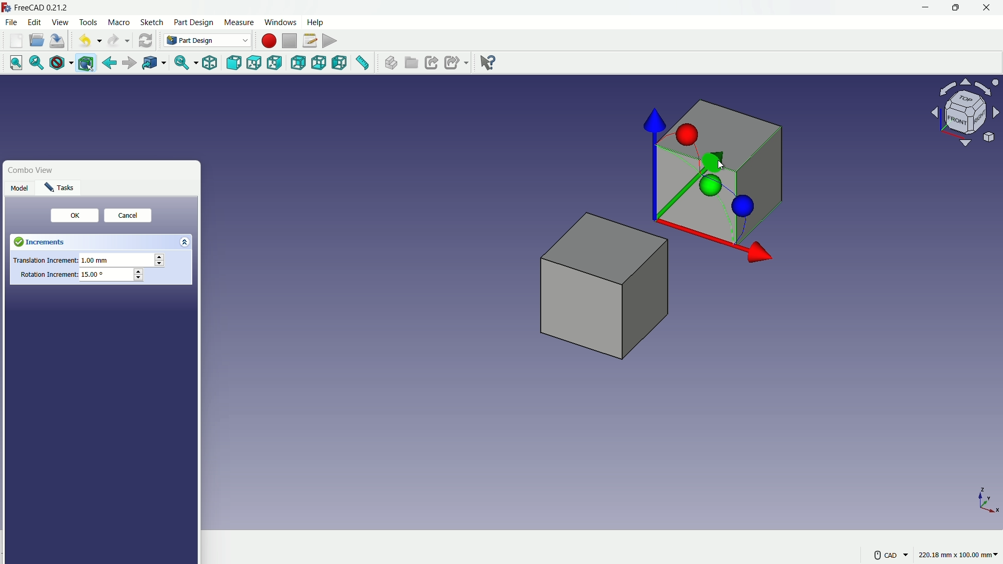 The width and height of the screenshot is (1003, 564). What do you see at coordinates (126, 217) in the screenshot?
I see `cancel` at bounding box center [126, 217].